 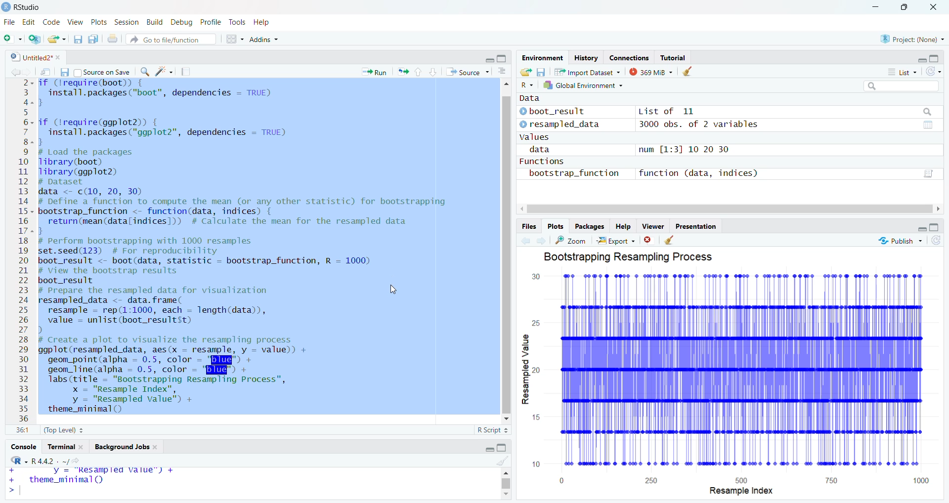 I want to click on publish, so click(x=901, y=242).